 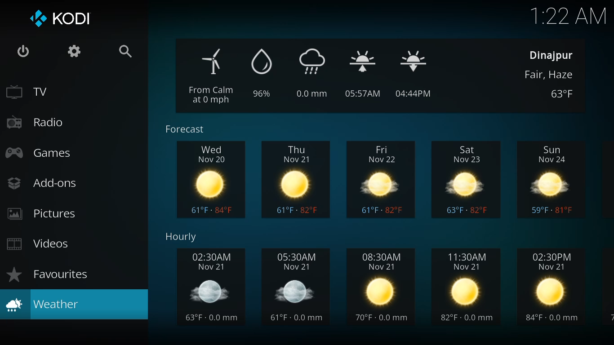 I want to click on pictures, so click(x=43, y=214).